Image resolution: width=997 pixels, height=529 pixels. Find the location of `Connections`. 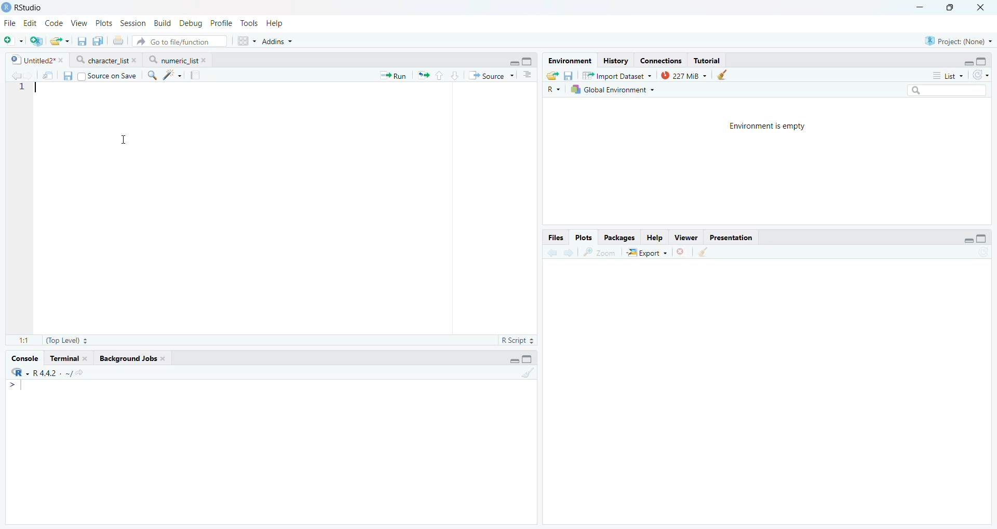

Connections is located at coordinates (662, 60).